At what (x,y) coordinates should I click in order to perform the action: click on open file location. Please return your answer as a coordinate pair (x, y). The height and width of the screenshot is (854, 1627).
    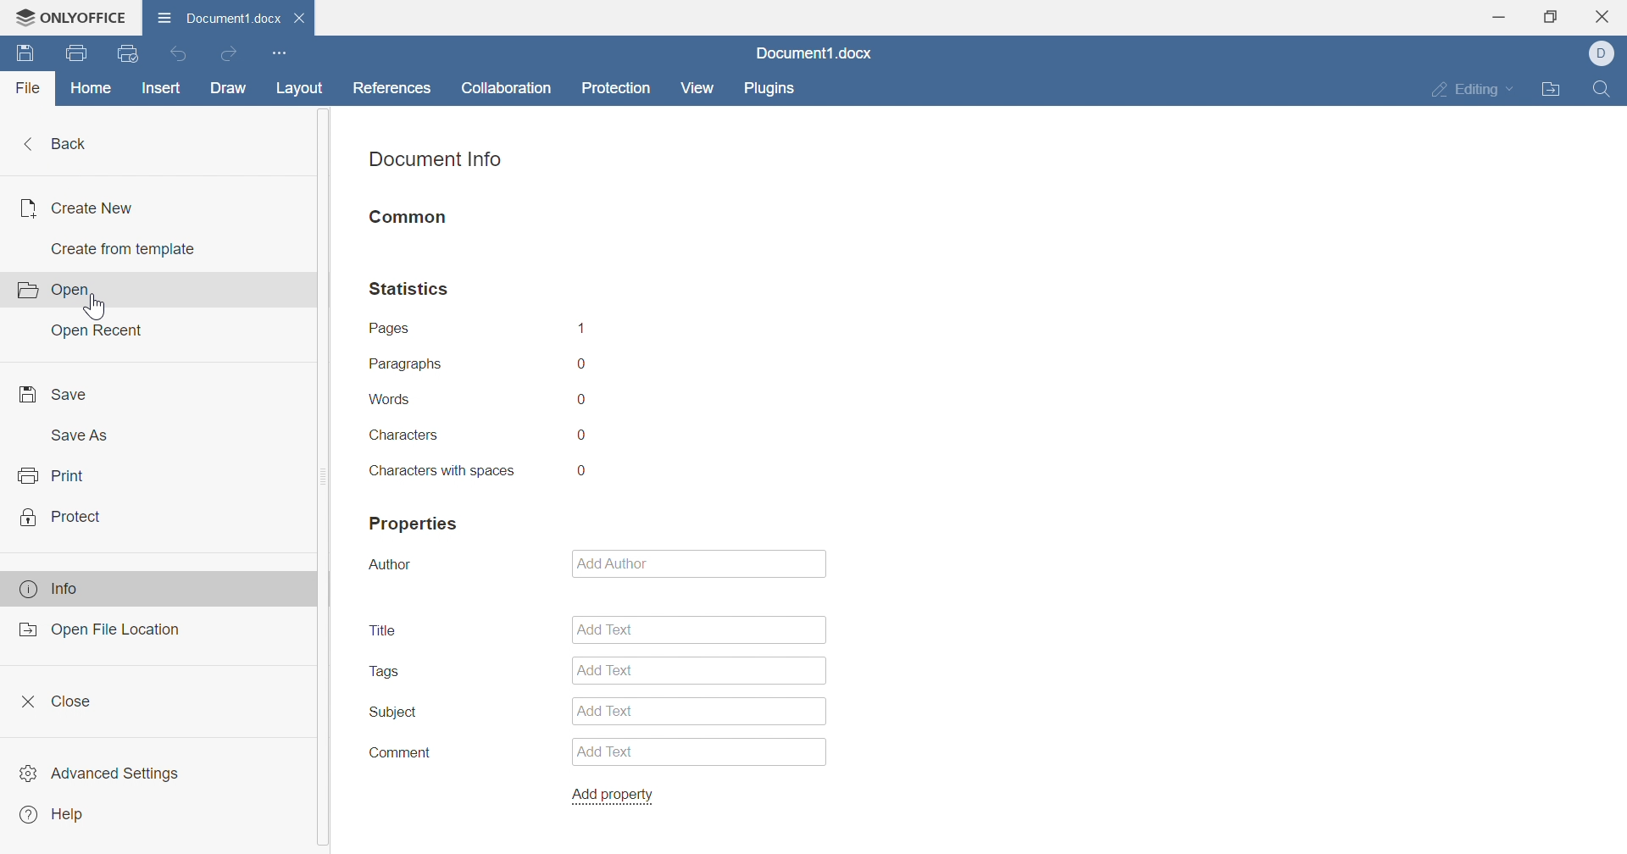
    Looking at the image, I should click on (1550, 91).